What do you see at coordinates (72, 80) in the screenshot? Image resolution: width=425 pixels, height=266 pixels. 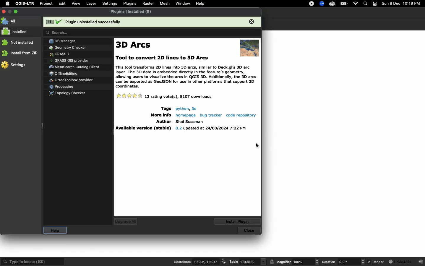 I see `Plugins` at bounding box center [72, 80].